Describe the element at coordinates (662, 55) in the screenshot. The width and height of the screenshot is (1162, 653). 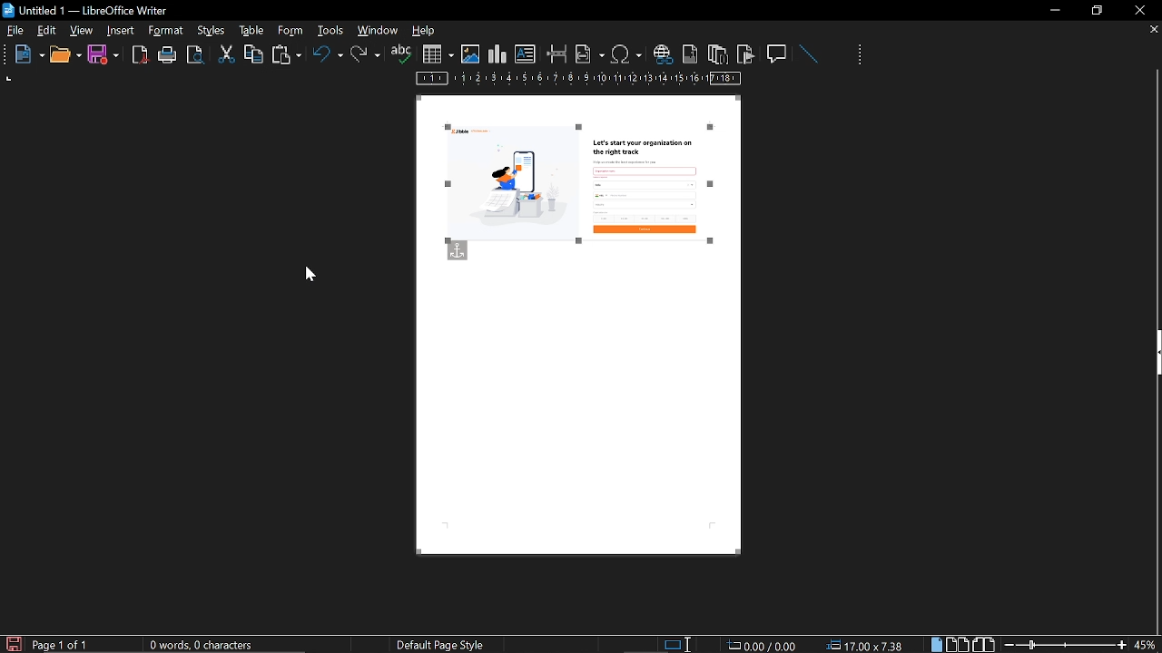
I see `insert hyperlink` at that location.